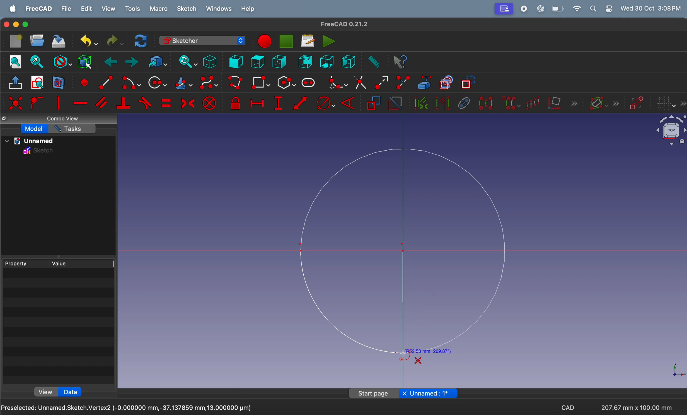 This screenshot has width=687, height=415. What do you see at coordinates (381, 82) in the screenshot?
I see `extend edge` at bounding box center [381, 82].